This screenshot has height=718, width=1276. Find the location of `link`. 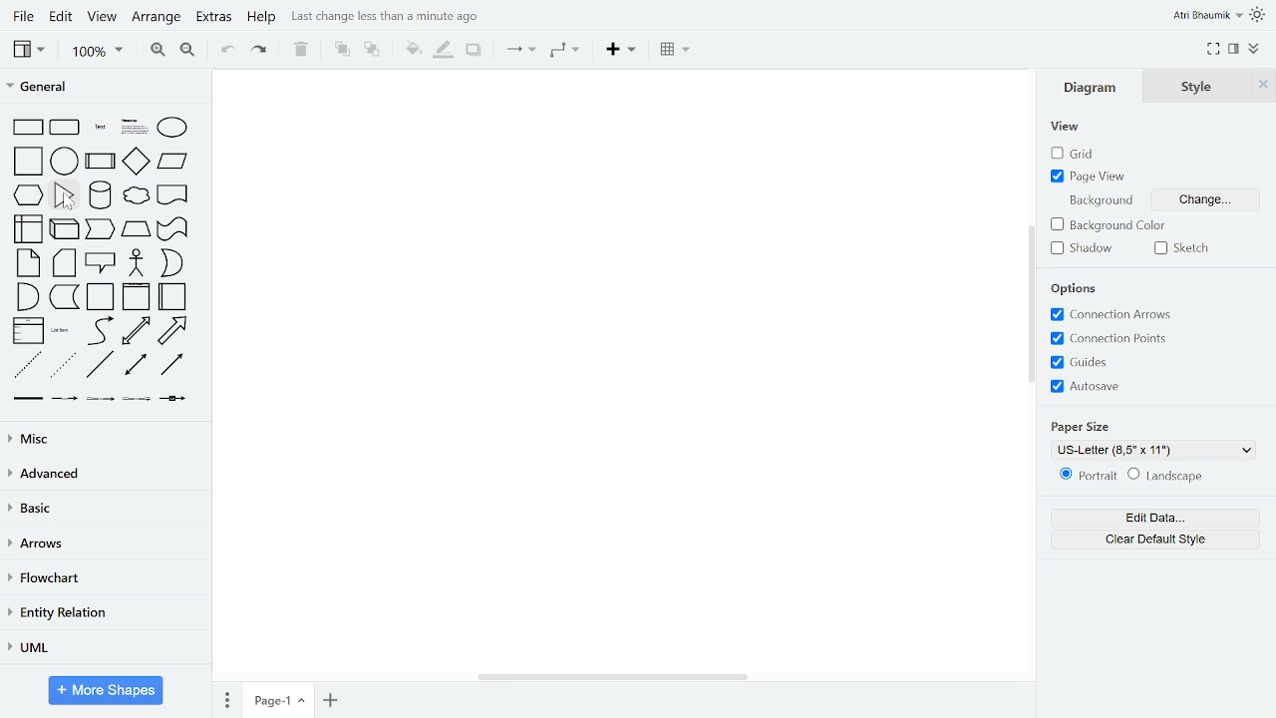

link is located at coordinates (27, 401).